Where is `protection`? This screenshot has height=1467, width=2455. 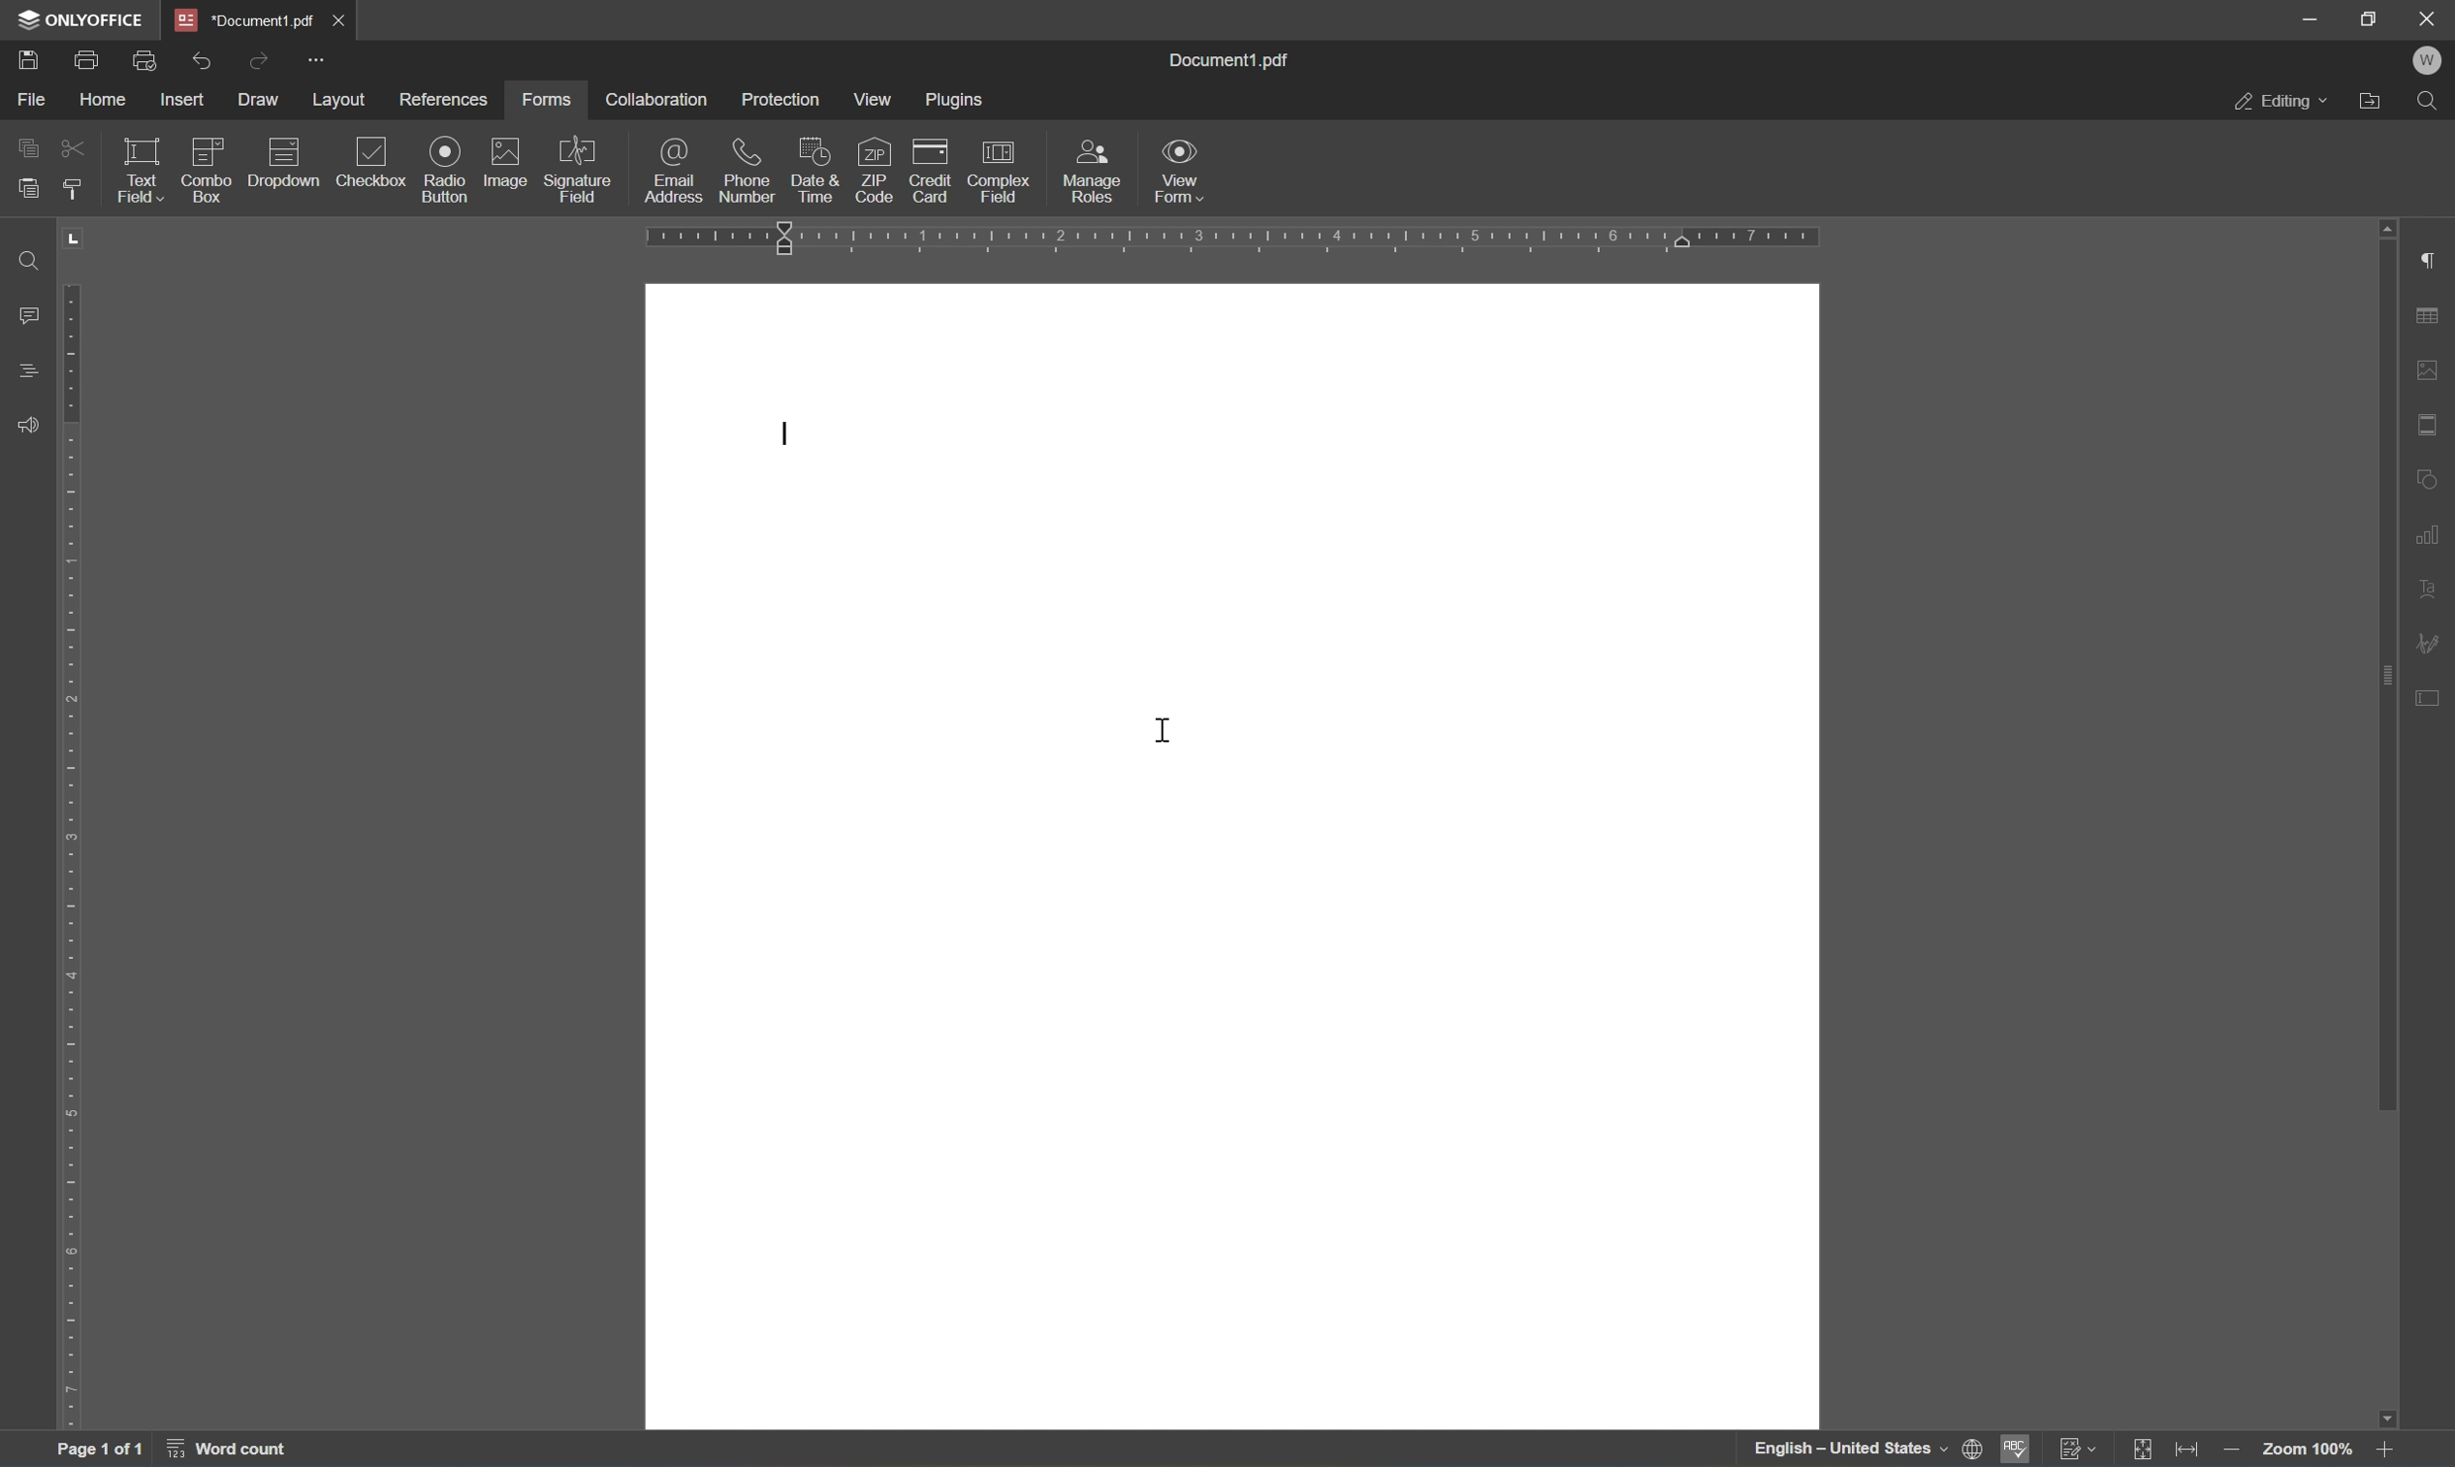
protection is located at coordinates (786, 103).